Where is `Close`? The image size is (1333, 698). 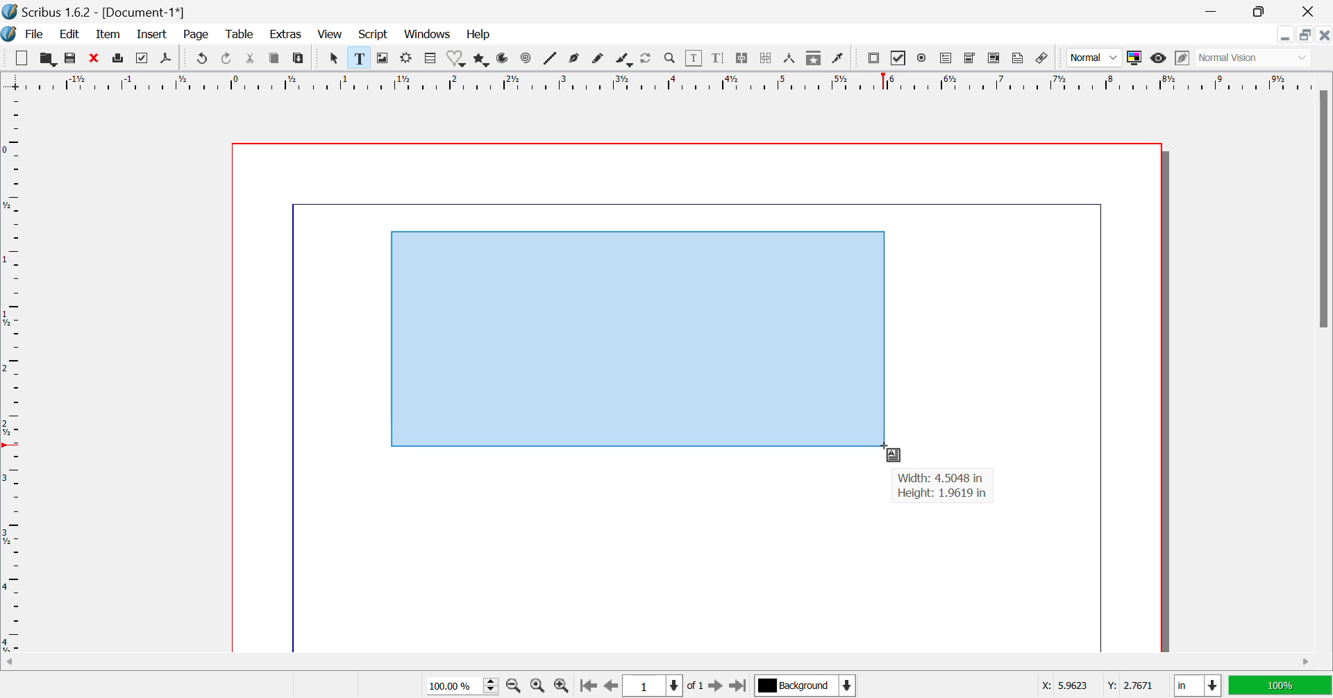
Close is located at coordinates (1309, 11).